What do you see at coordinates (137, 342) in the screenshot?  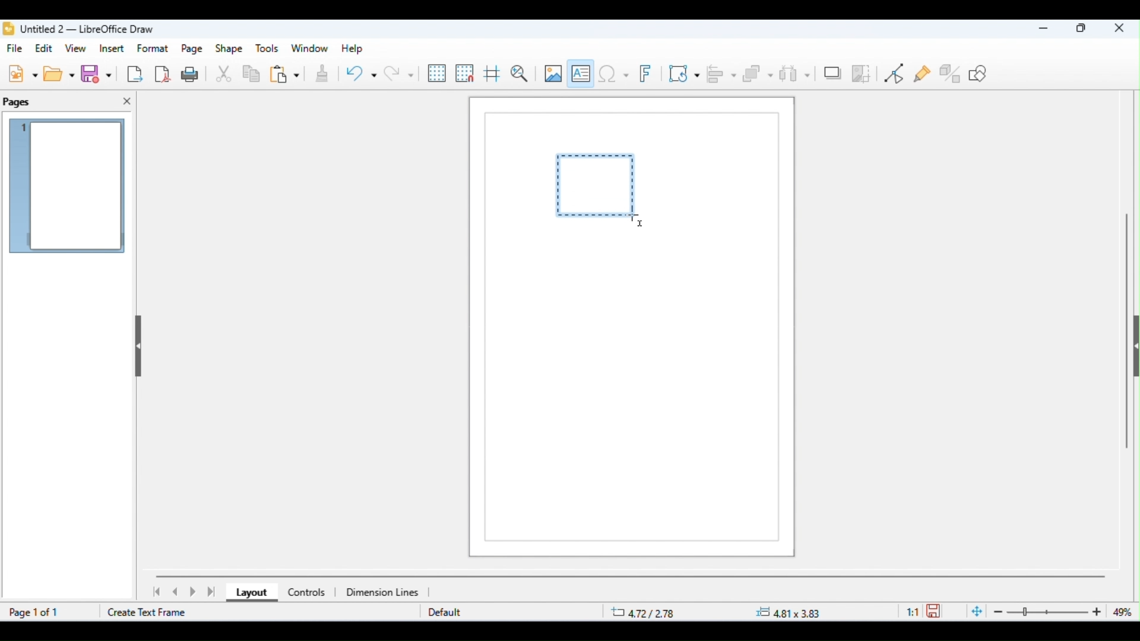 I see `hide` at bounding box center [137, 342].